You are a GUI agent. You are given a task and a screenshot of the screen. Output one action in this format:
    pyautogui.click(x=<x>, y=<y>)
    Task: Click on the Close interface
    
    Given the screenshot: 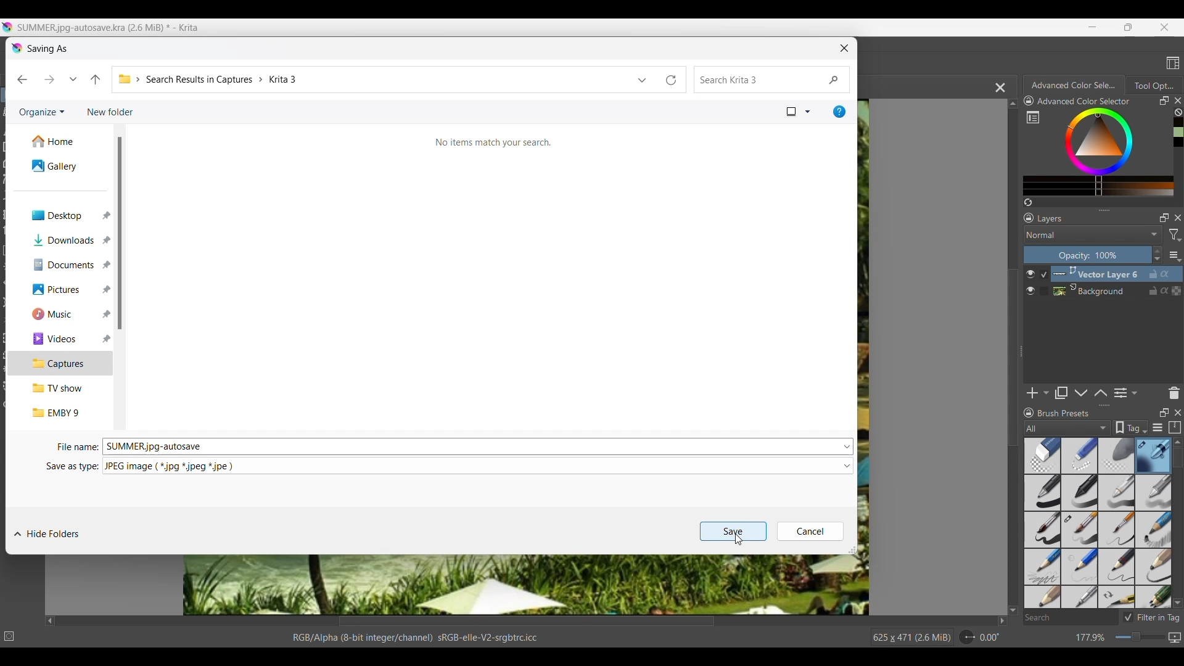 What is the action you would take?
    pyautogui.click(x=1164, y=27)
    